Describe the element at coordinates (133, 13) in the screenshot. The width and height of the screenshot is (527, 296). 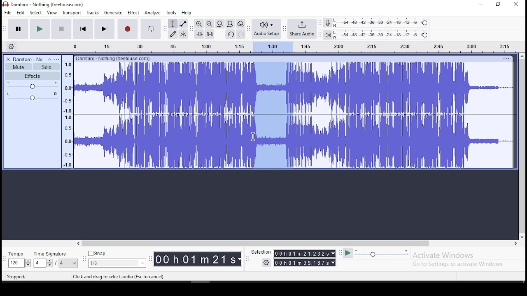
I see `effect` at that location.